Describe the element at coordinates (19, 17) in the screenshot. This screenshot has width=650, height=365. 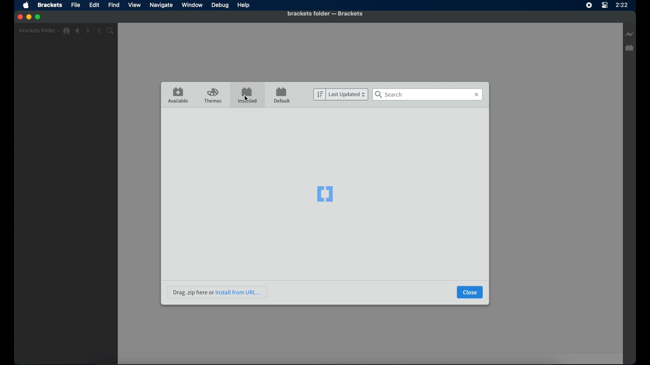
I see `close` at that location.